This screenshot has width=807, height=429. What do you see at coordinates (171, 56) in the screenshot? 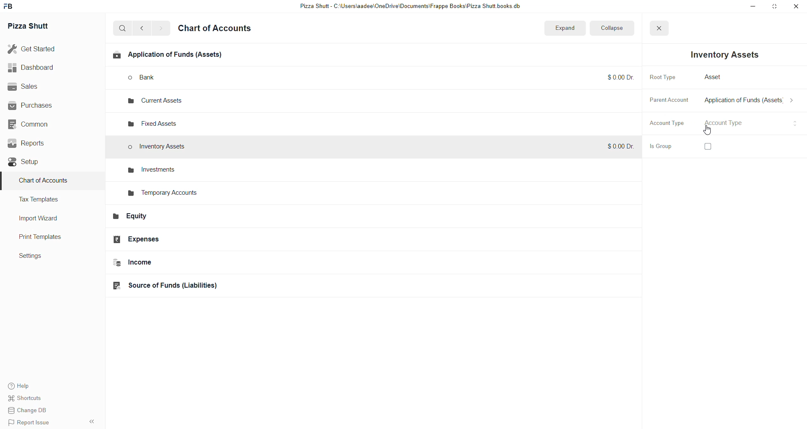
I see `Applications of funds(Assets)` at bounding box center [171, 56].